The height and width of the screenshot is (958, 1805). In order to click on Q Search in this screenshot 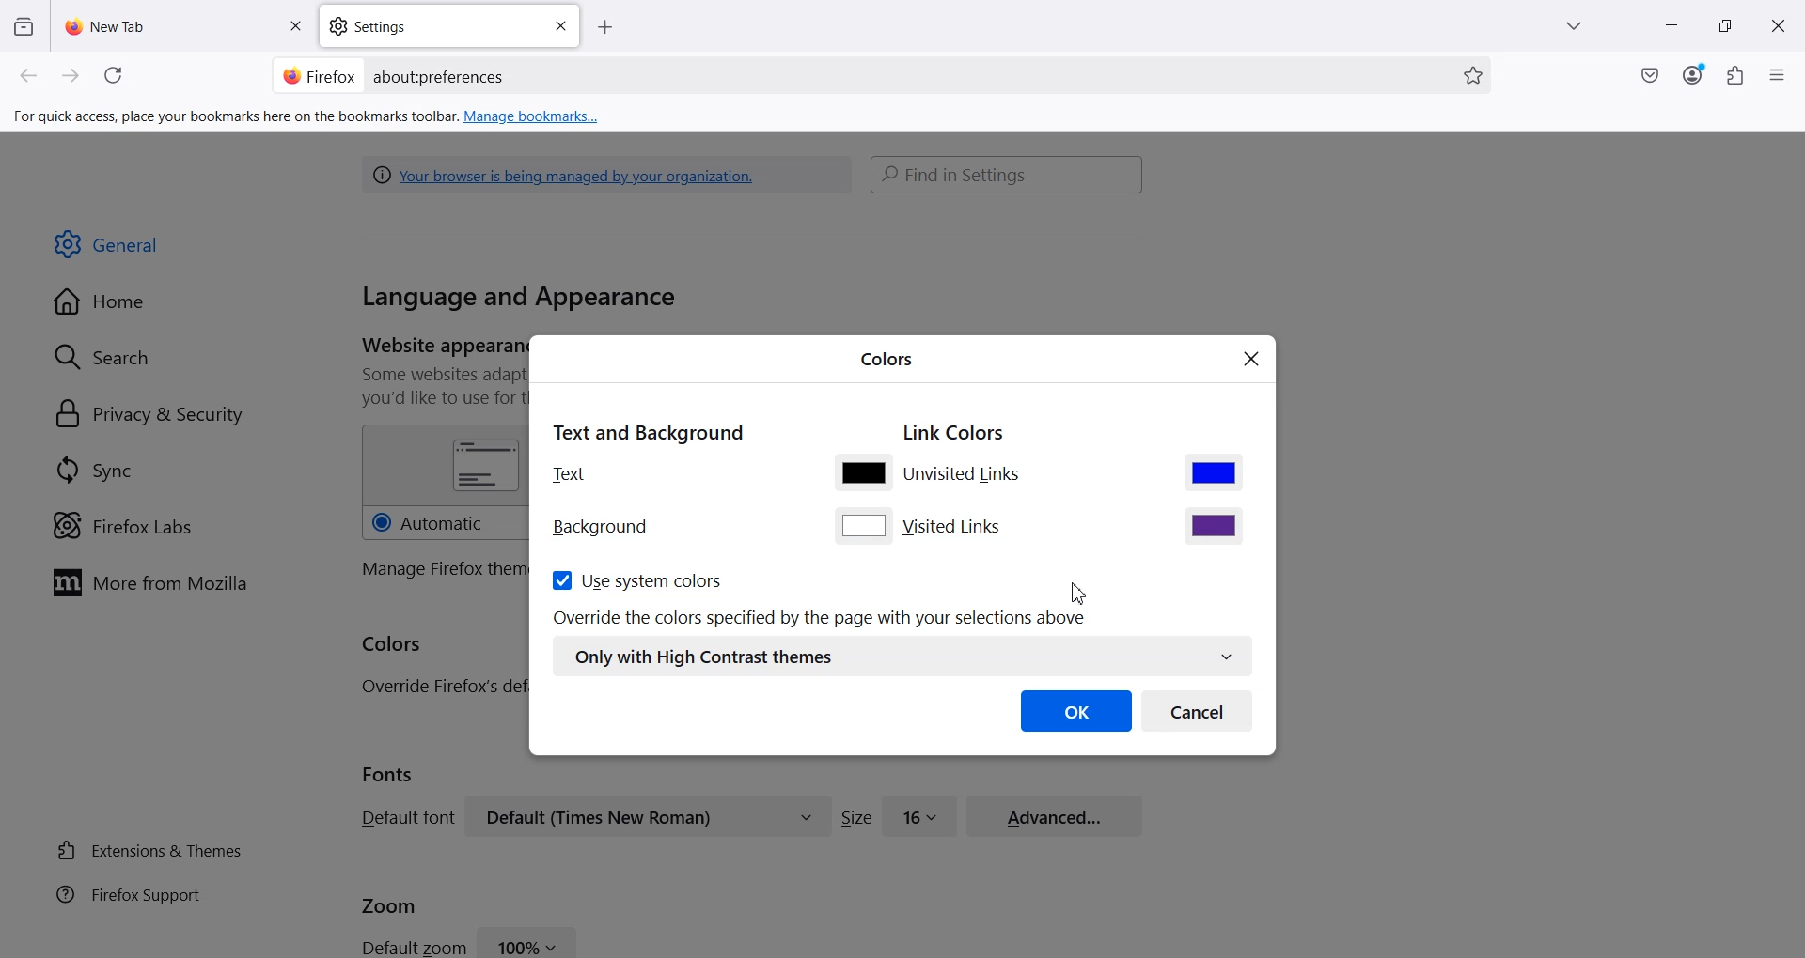, I will do `click(111, 356)`.